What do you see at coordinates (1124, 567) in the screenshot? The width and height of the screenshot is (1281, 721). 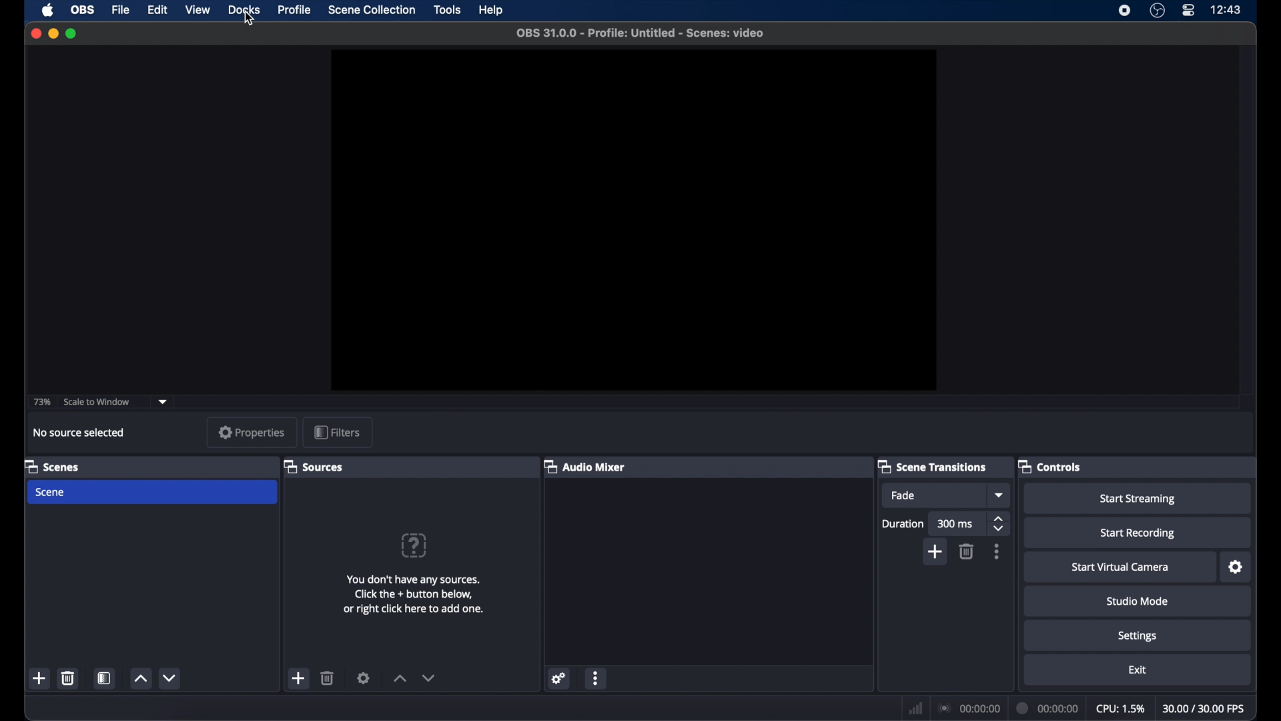 I see `start virtual camera` at bounding box center [1124, 567].